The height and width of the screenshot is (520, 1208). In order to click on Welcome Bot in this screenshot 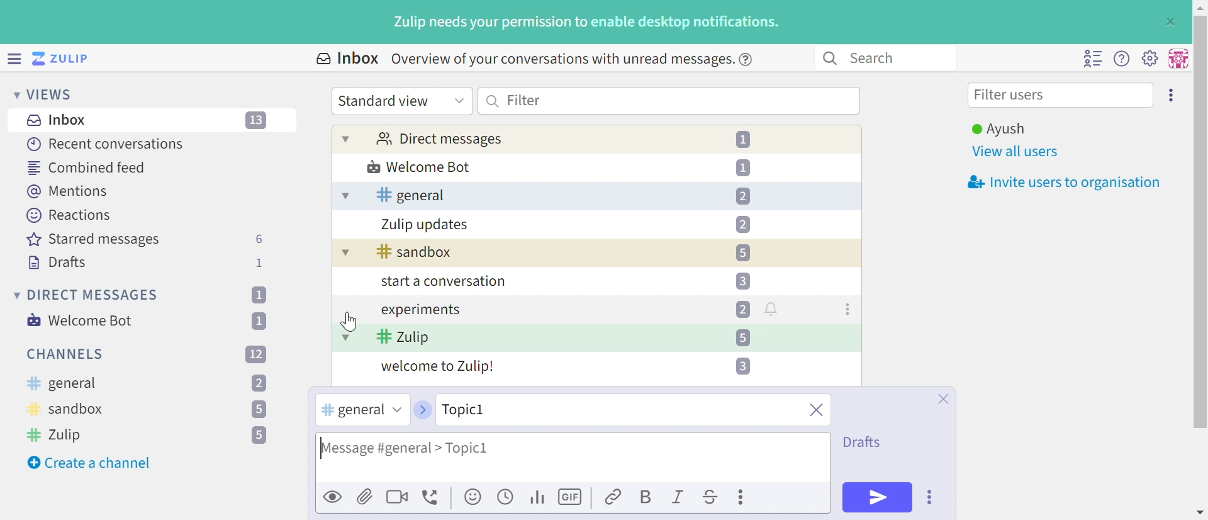, I will do `click(81, 320)`.